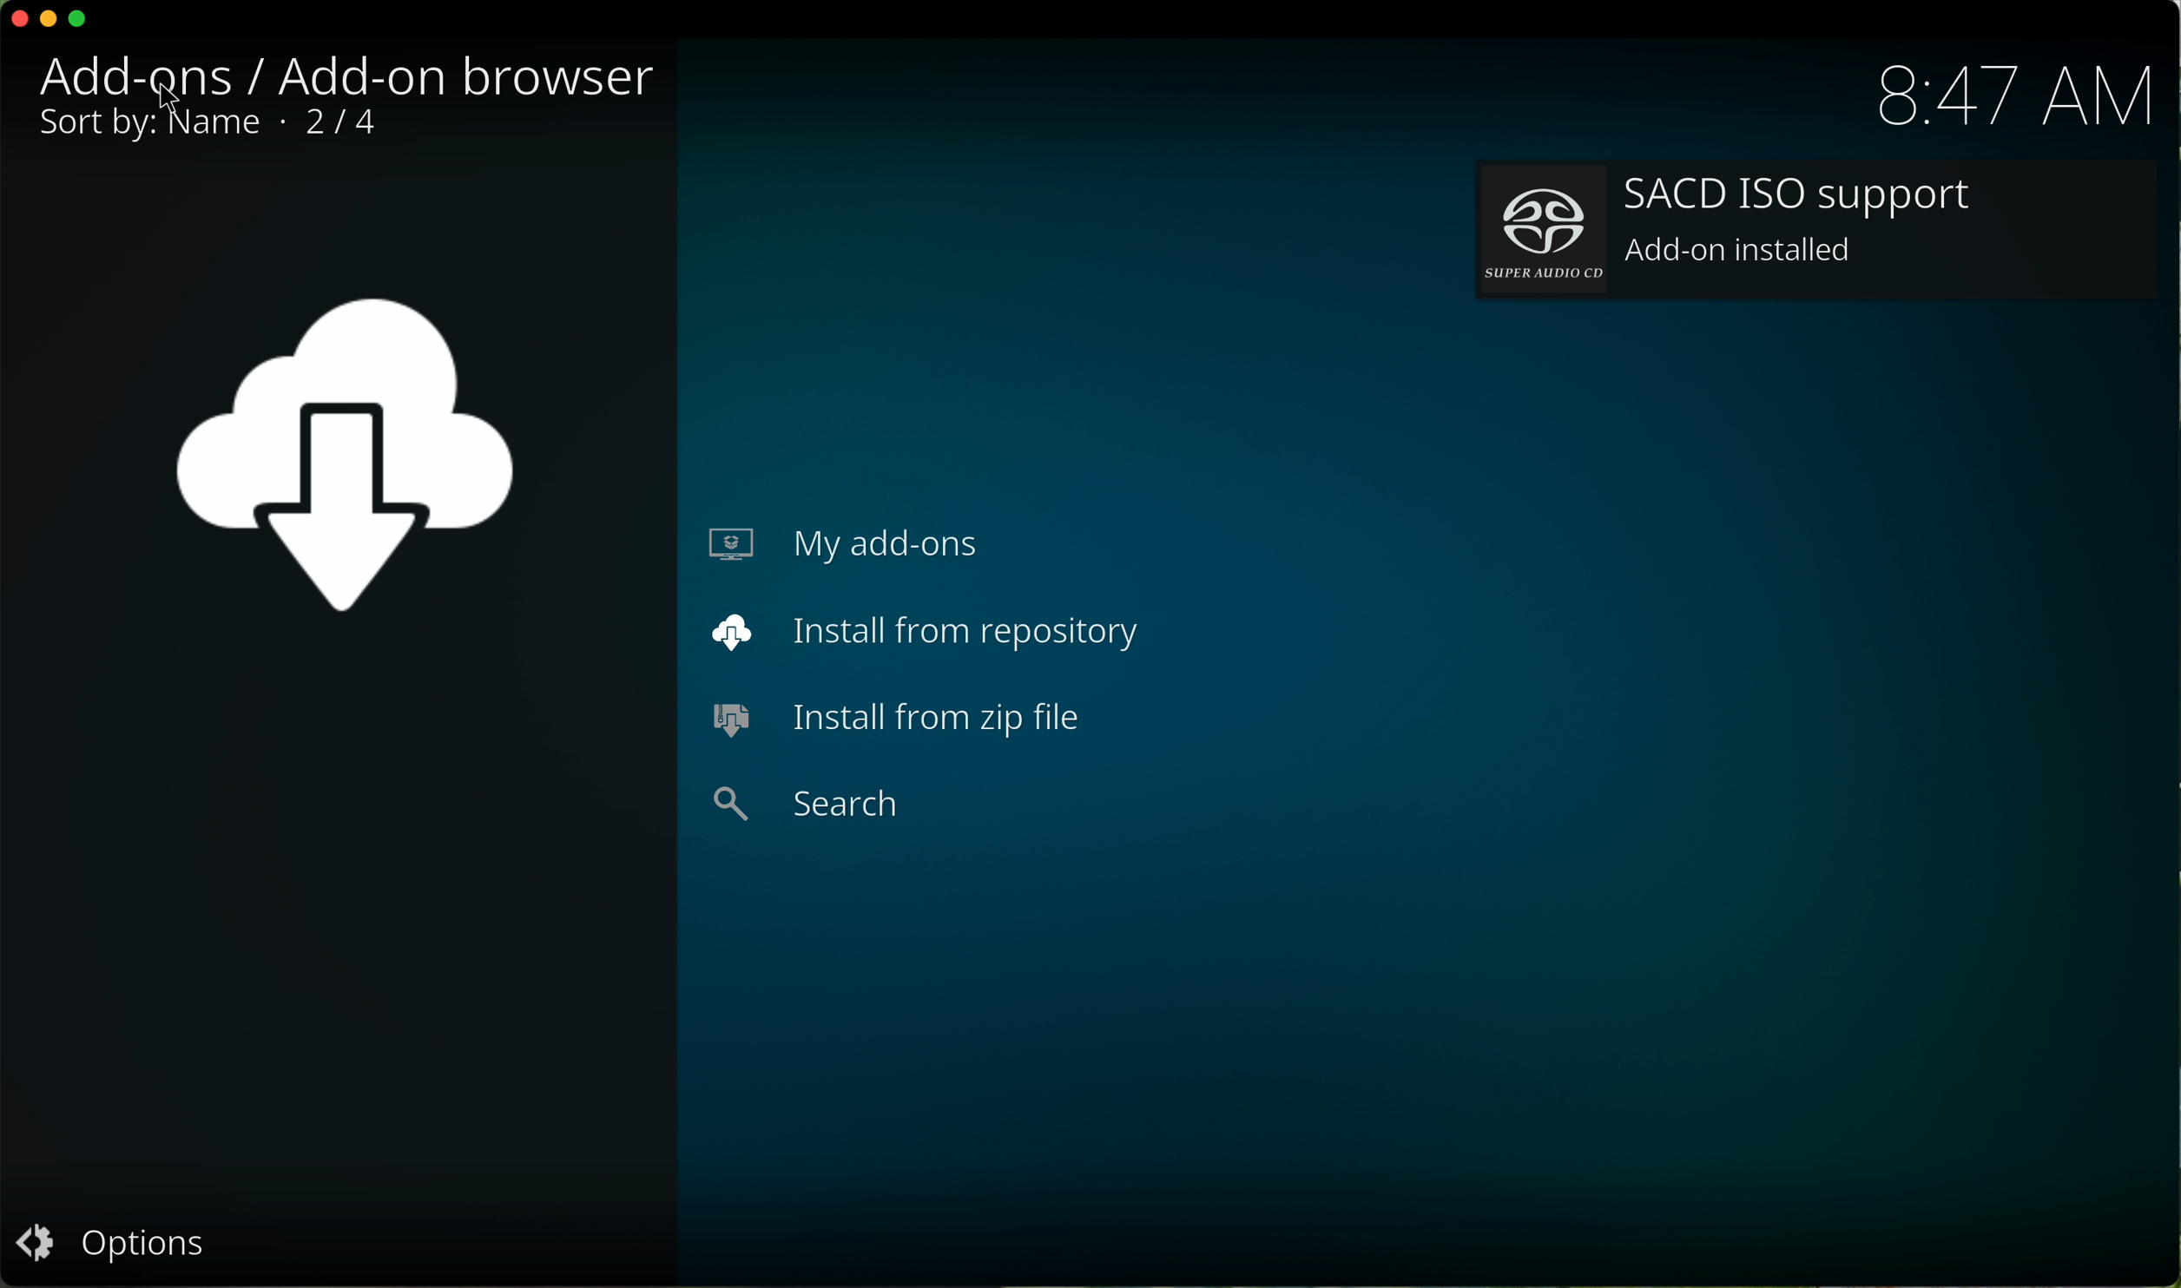  What do you see at coordinates (815, 803) in the screenshot?
I see `search` at bounding box center [815, 803].